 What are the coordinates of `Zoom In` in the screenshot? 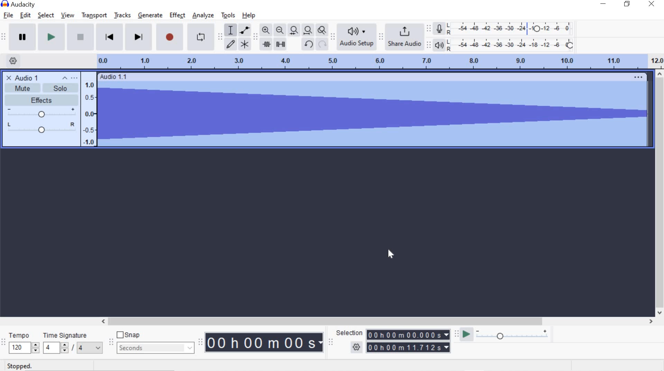 It's located at (265, 30).